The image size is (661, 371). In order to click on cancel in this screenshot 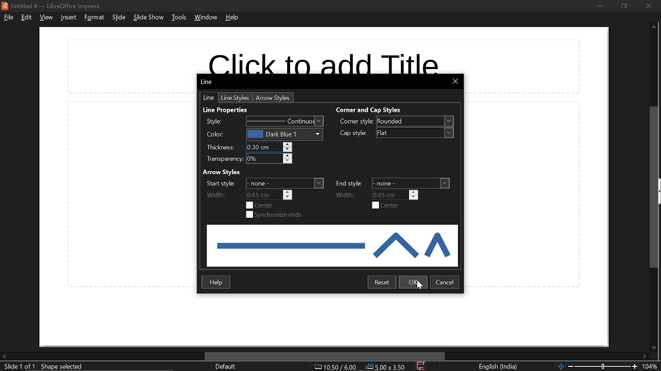, I will do `click(445, 282)`.